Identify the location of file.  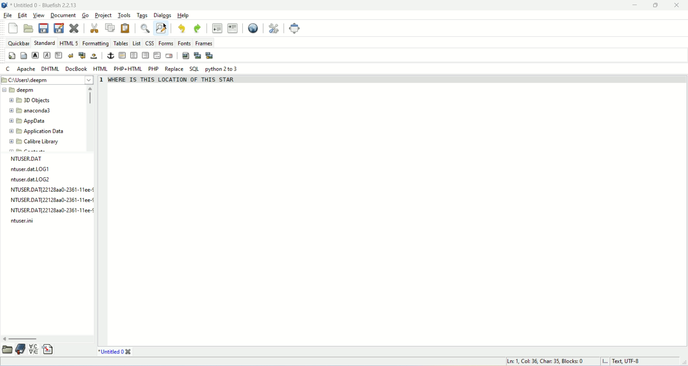
(7, 15).